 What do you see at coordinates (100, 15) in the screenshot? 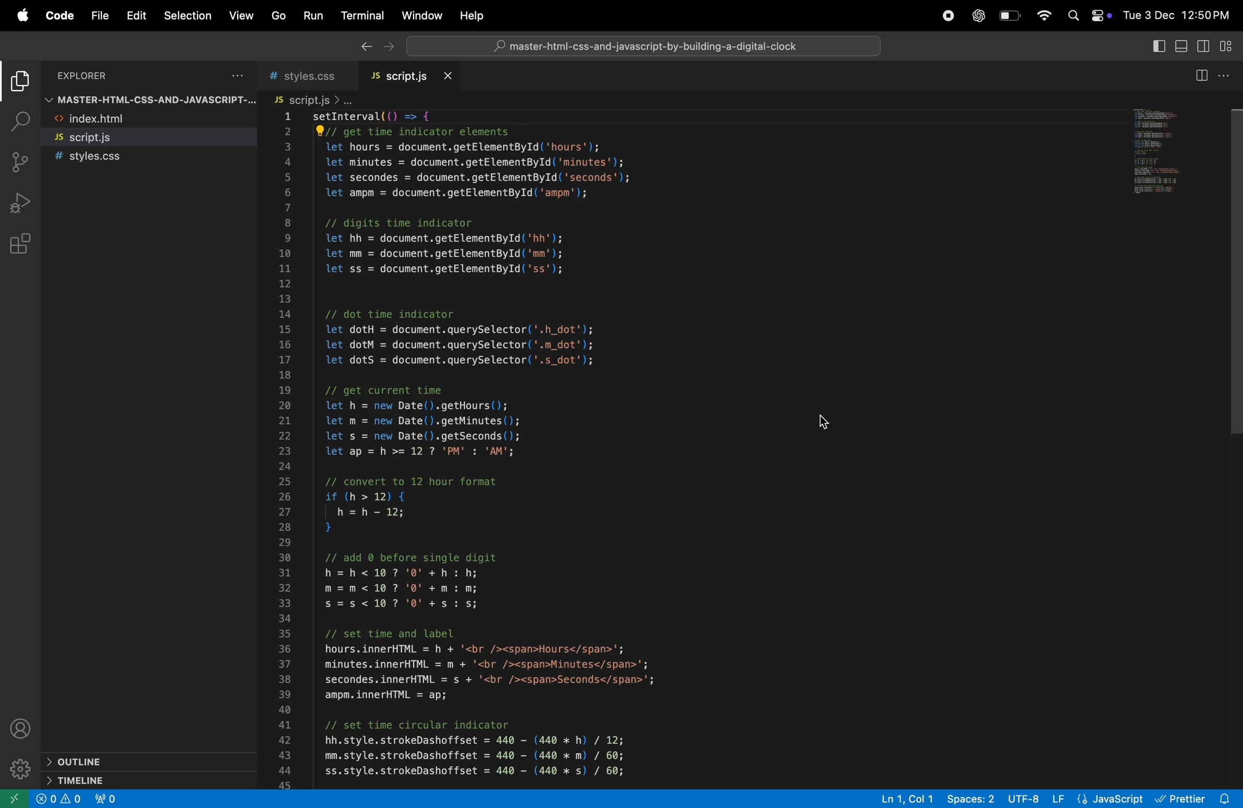
I see `file` at bounding box center [100, 15].